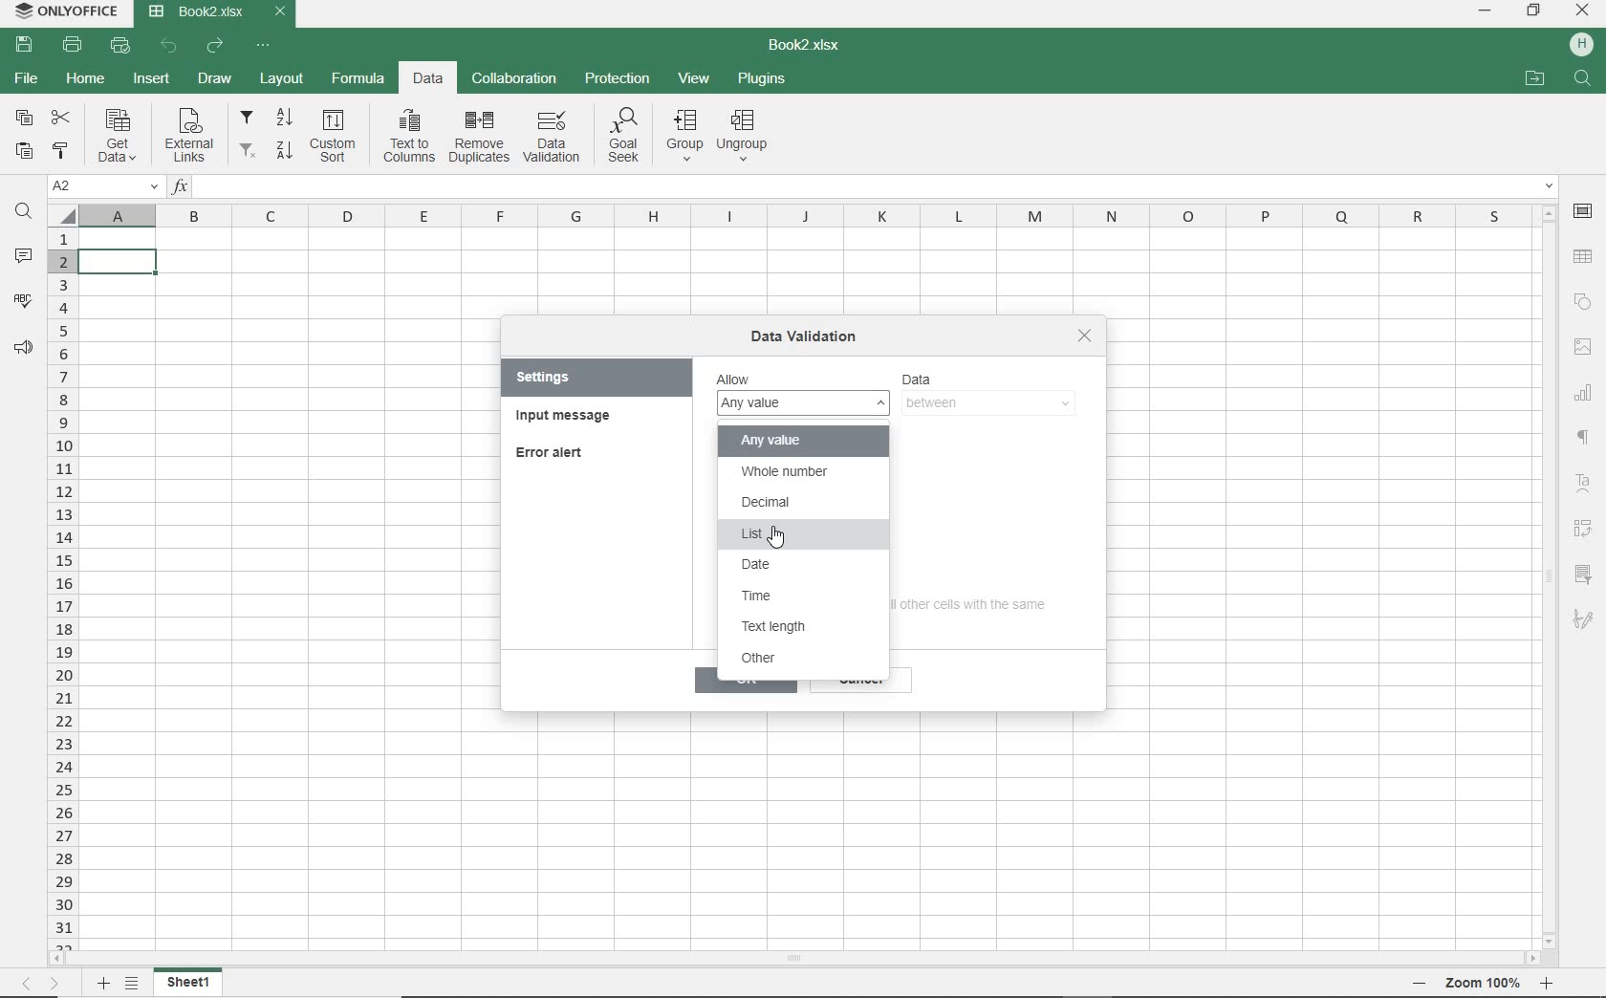  I want to click on close, so click(1084, 336).